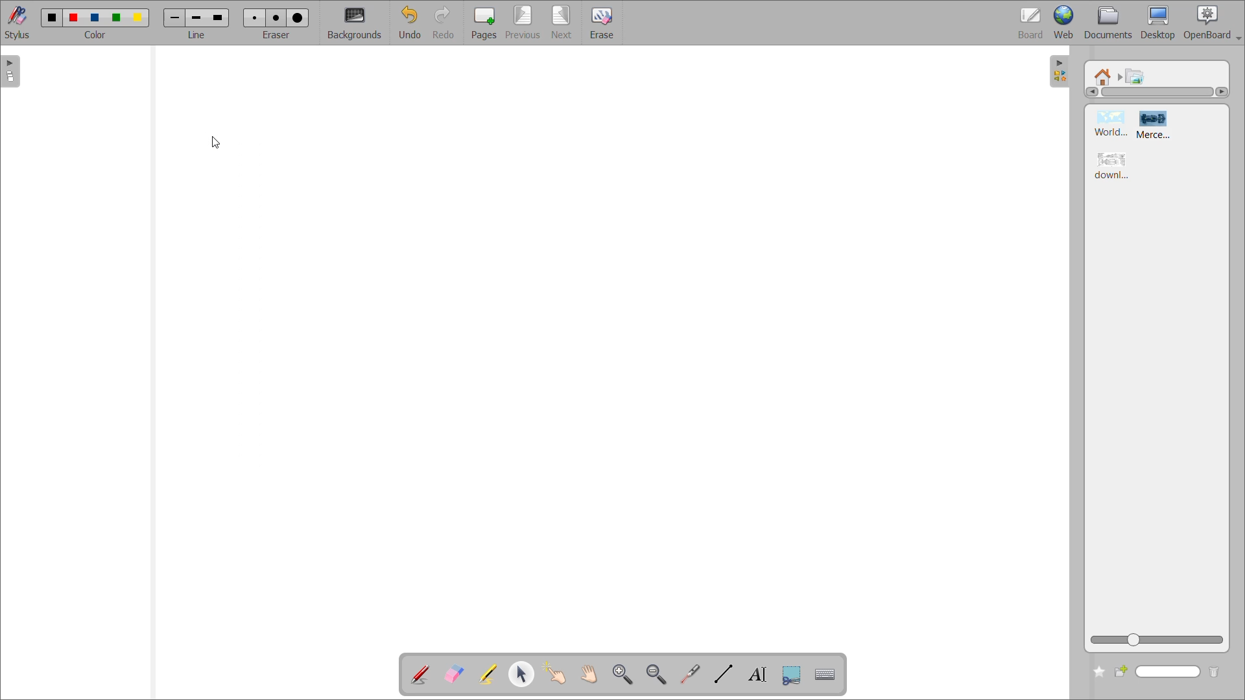 The height and width of the screenshot is (700, 1245). I want to click on eraser 2, so click(276, 18).